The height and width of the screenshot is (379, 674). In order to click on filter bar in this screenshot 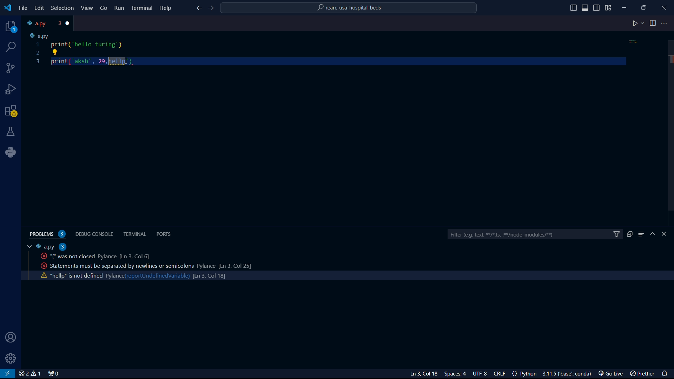, I will do `click(535, 235)`.